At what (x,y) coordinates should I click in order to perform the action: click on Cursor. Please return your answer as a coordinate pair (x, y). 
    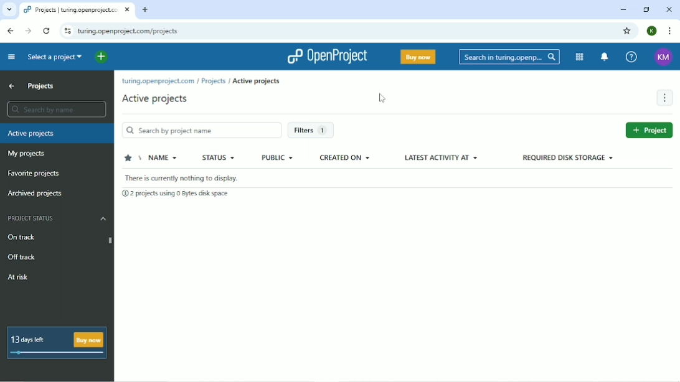
    Looking at the image, I should click on (381, 99).